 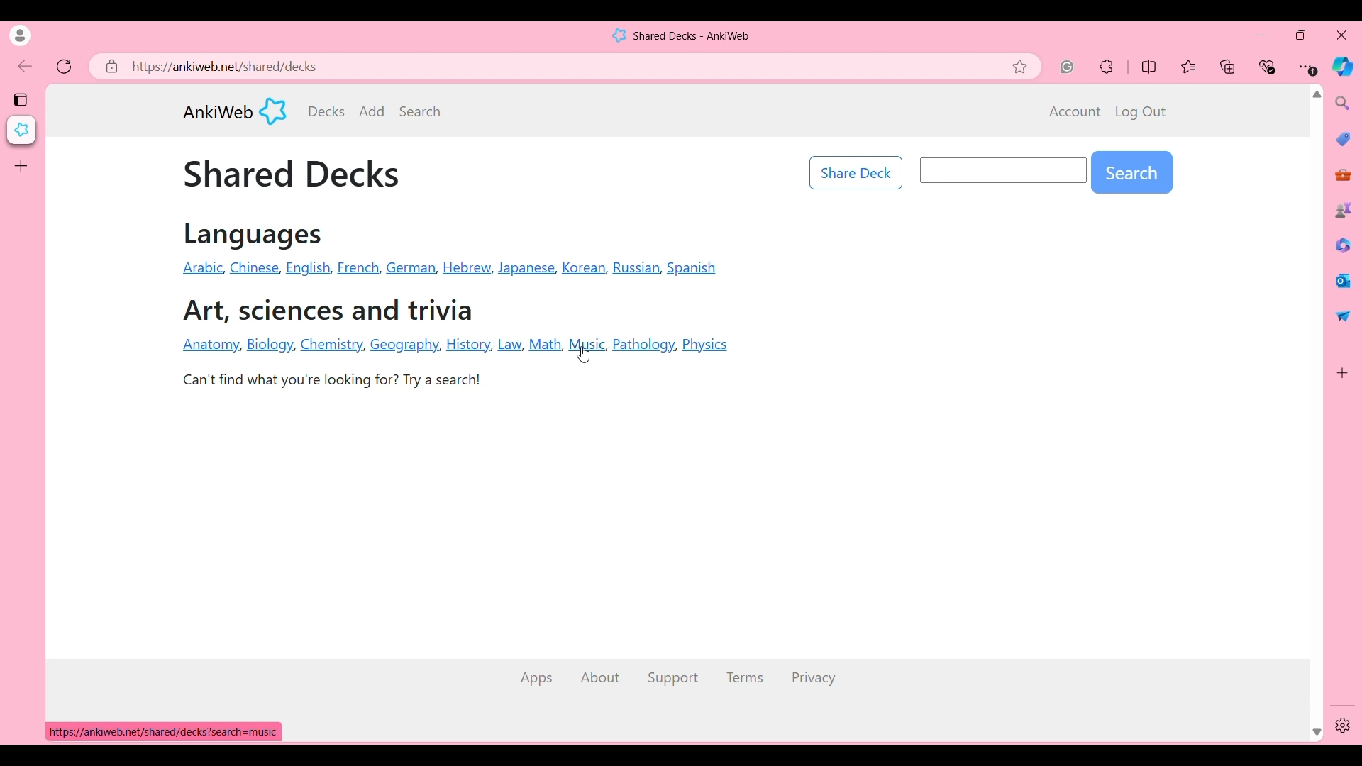 I want to click on Tools, so click(x=1343, y=175).